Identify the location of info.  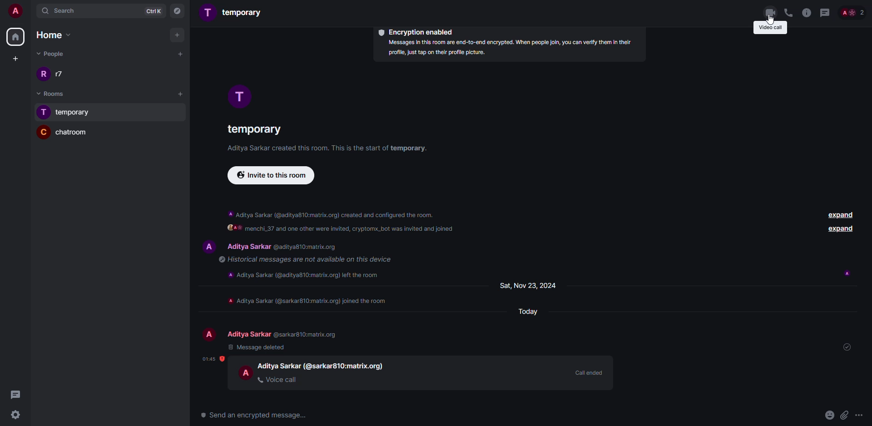
(329, 149).